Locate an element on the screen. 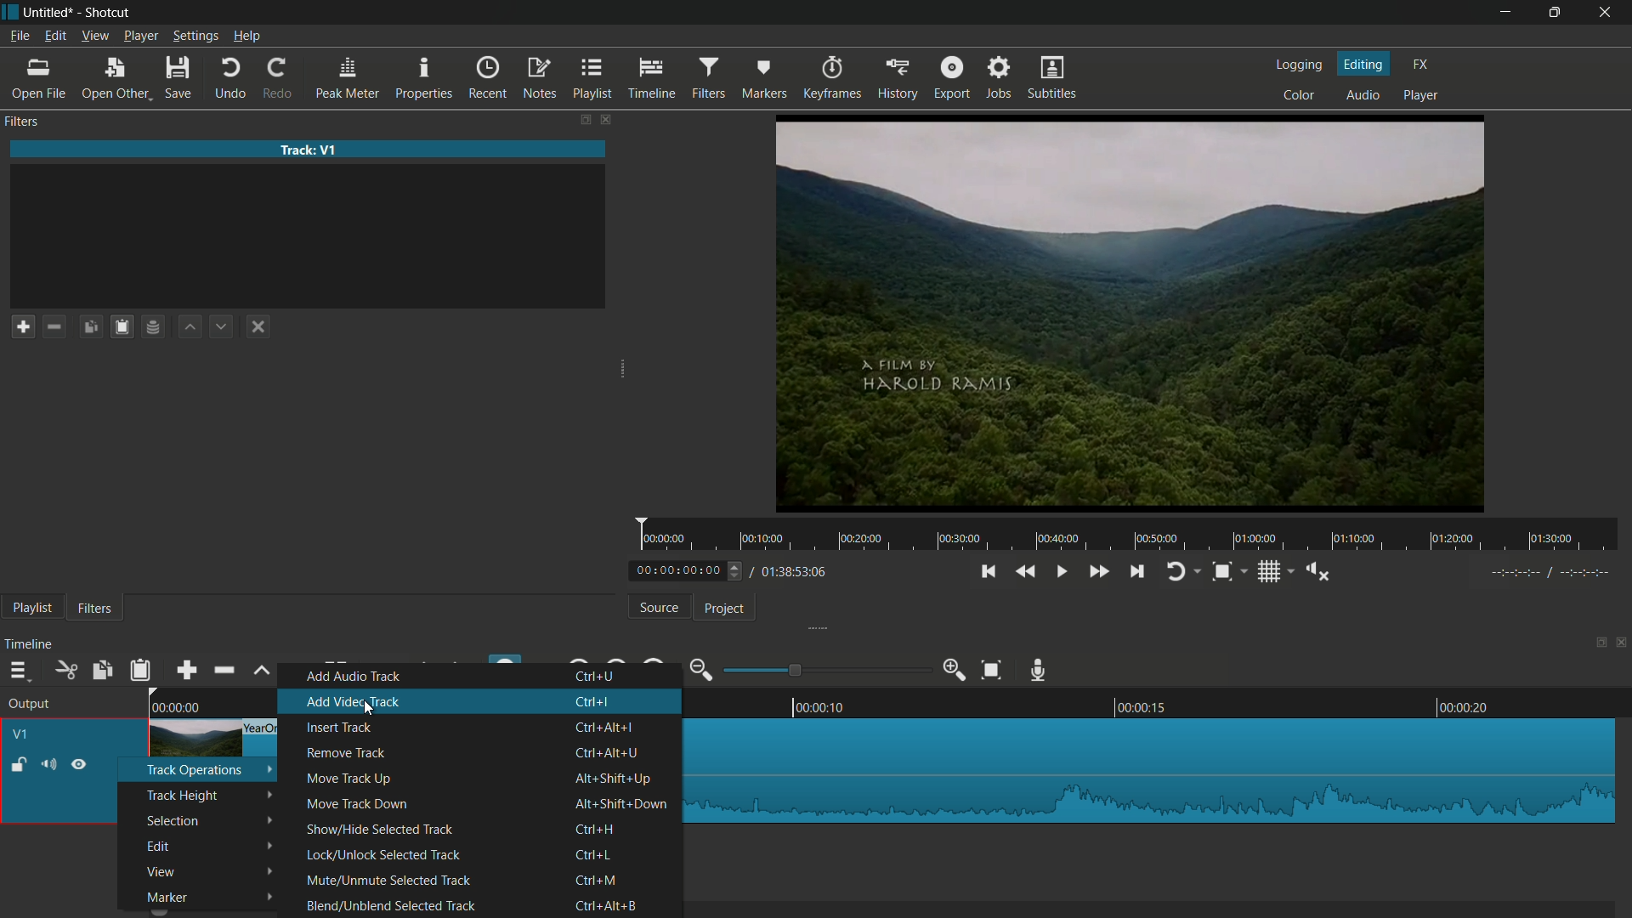  project name is located at coordinates (48, 12).